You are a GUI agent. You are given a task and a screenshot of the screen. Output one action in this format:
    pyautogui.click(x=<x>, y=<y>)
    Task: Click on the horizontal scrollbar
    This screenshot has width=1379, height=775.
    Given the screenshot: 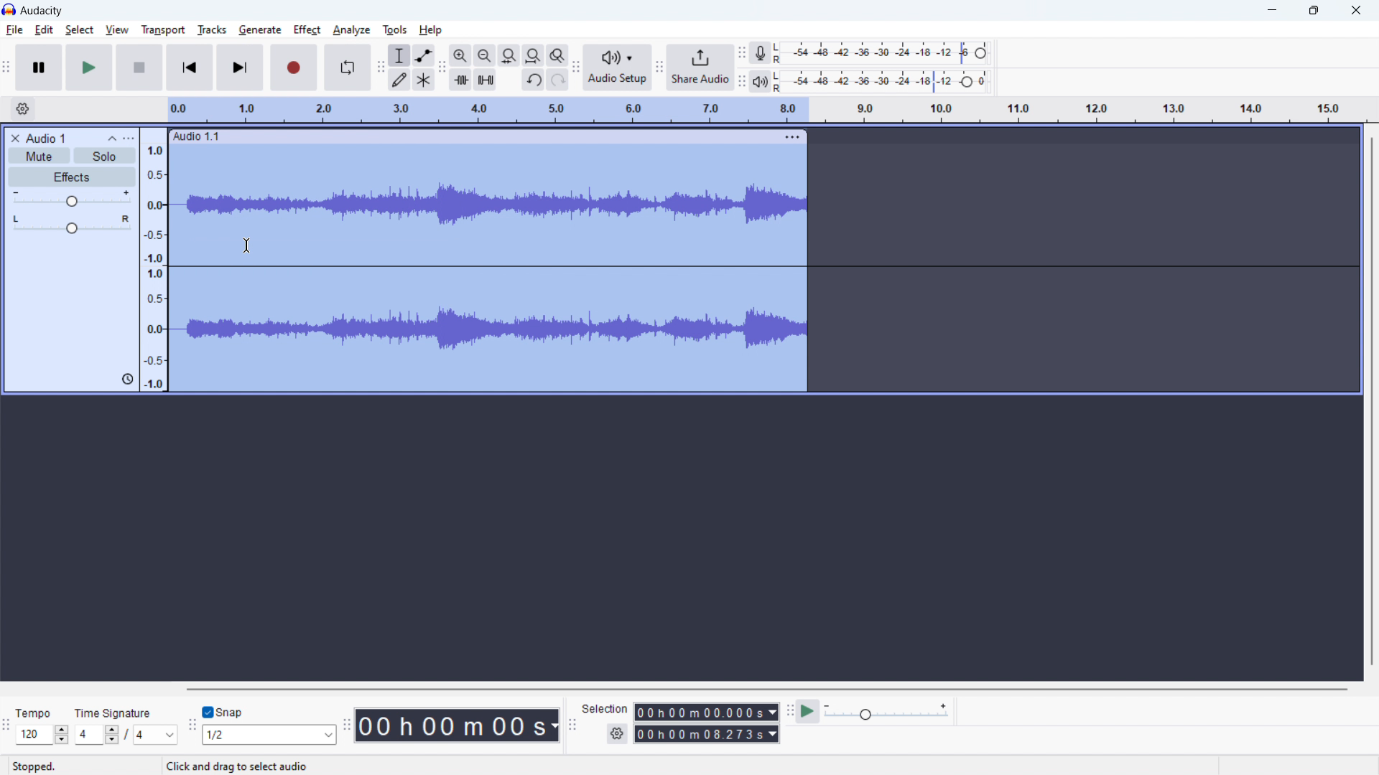 What is the action you would take?
    pyautogui.click(x=766, y=688)
    